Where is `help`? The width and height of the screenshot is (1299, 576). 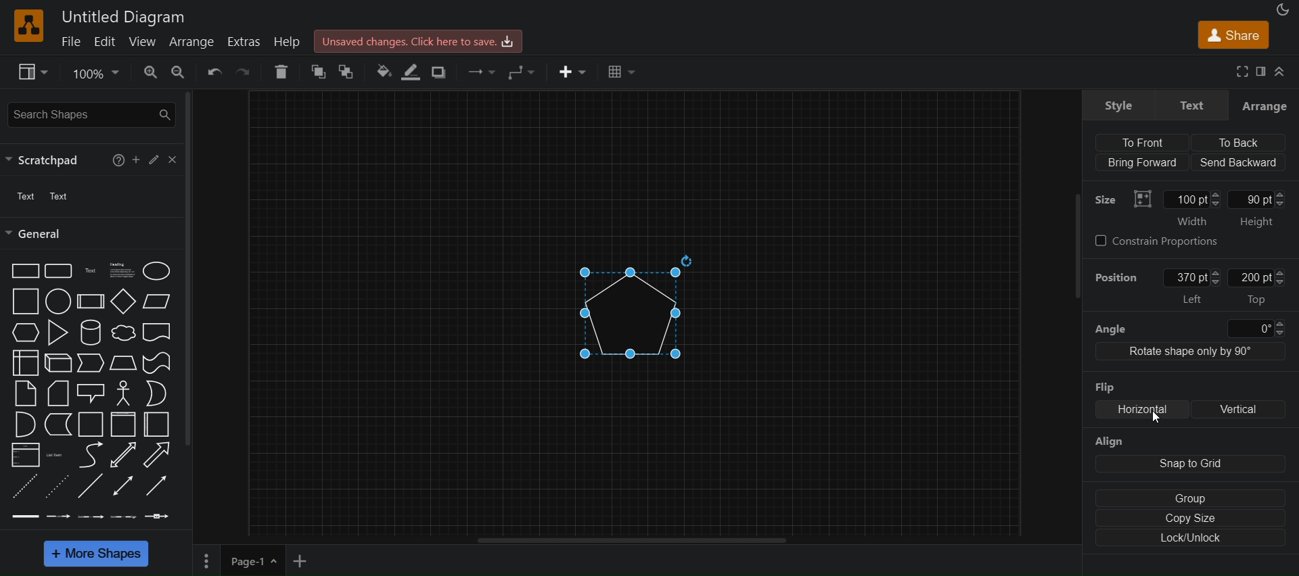 help is located at coordinates (287, 42).